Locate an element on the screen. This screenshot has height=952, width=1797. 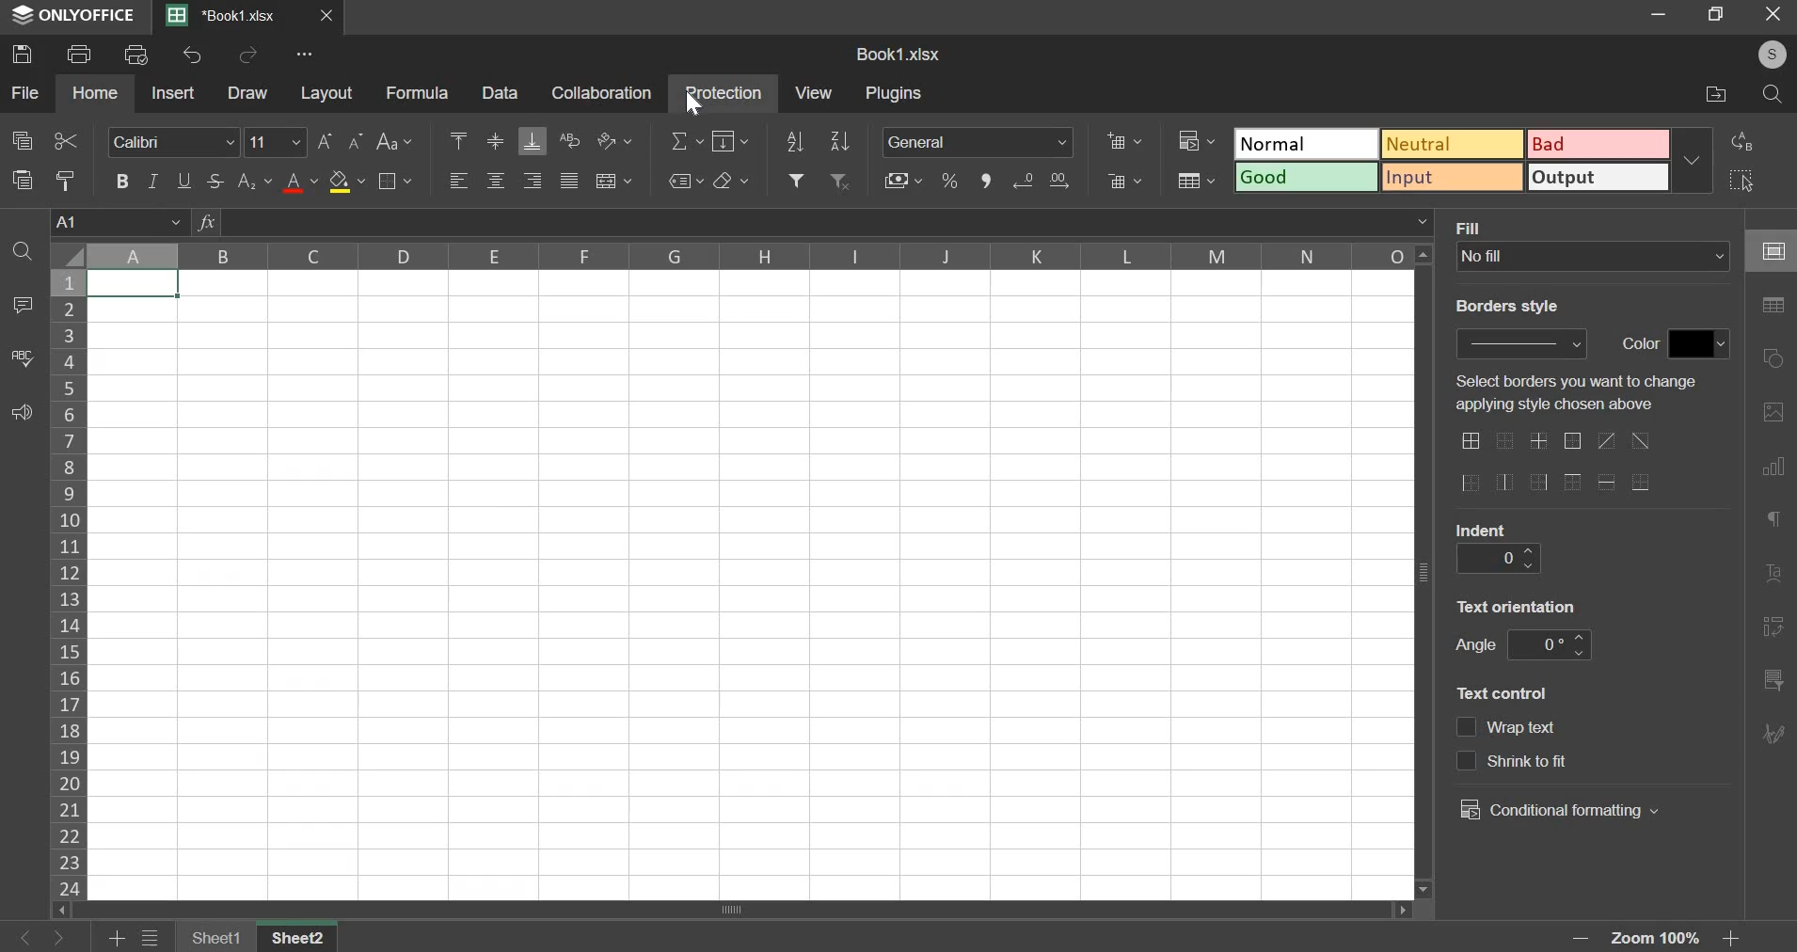
select is located at coordinates (1757, 180).